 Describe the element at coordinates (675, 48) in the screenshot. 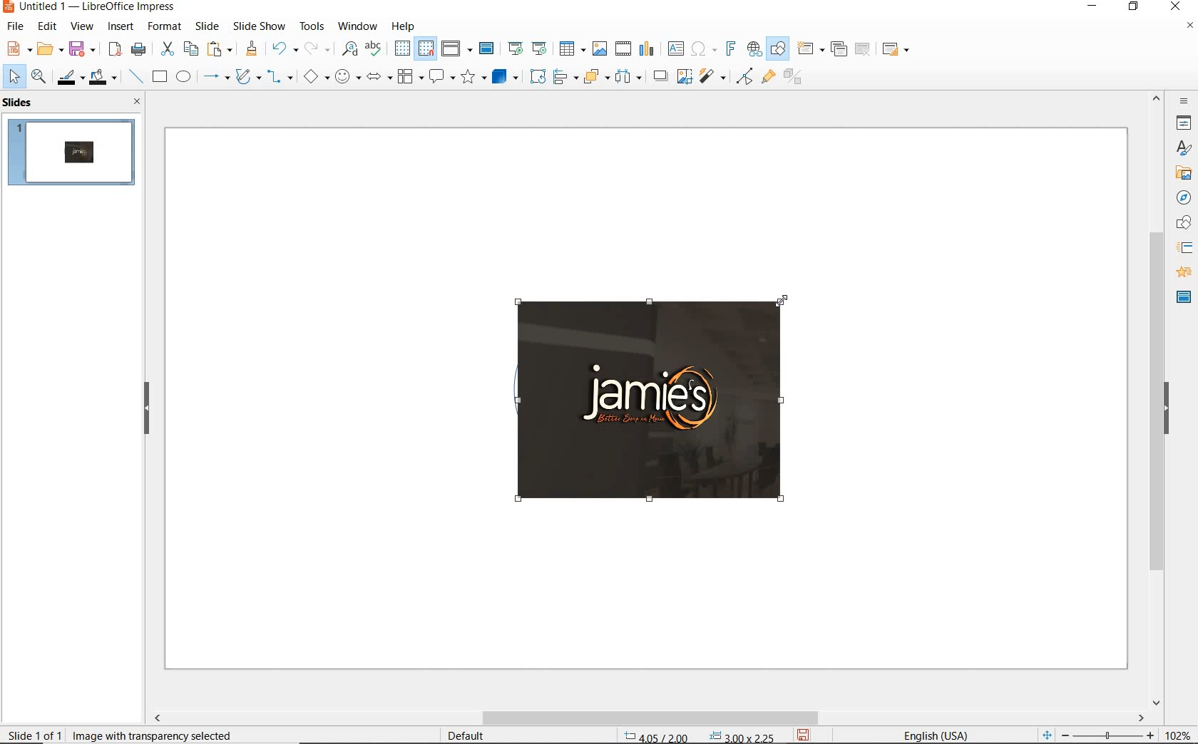

I see `insert text box` at that location.